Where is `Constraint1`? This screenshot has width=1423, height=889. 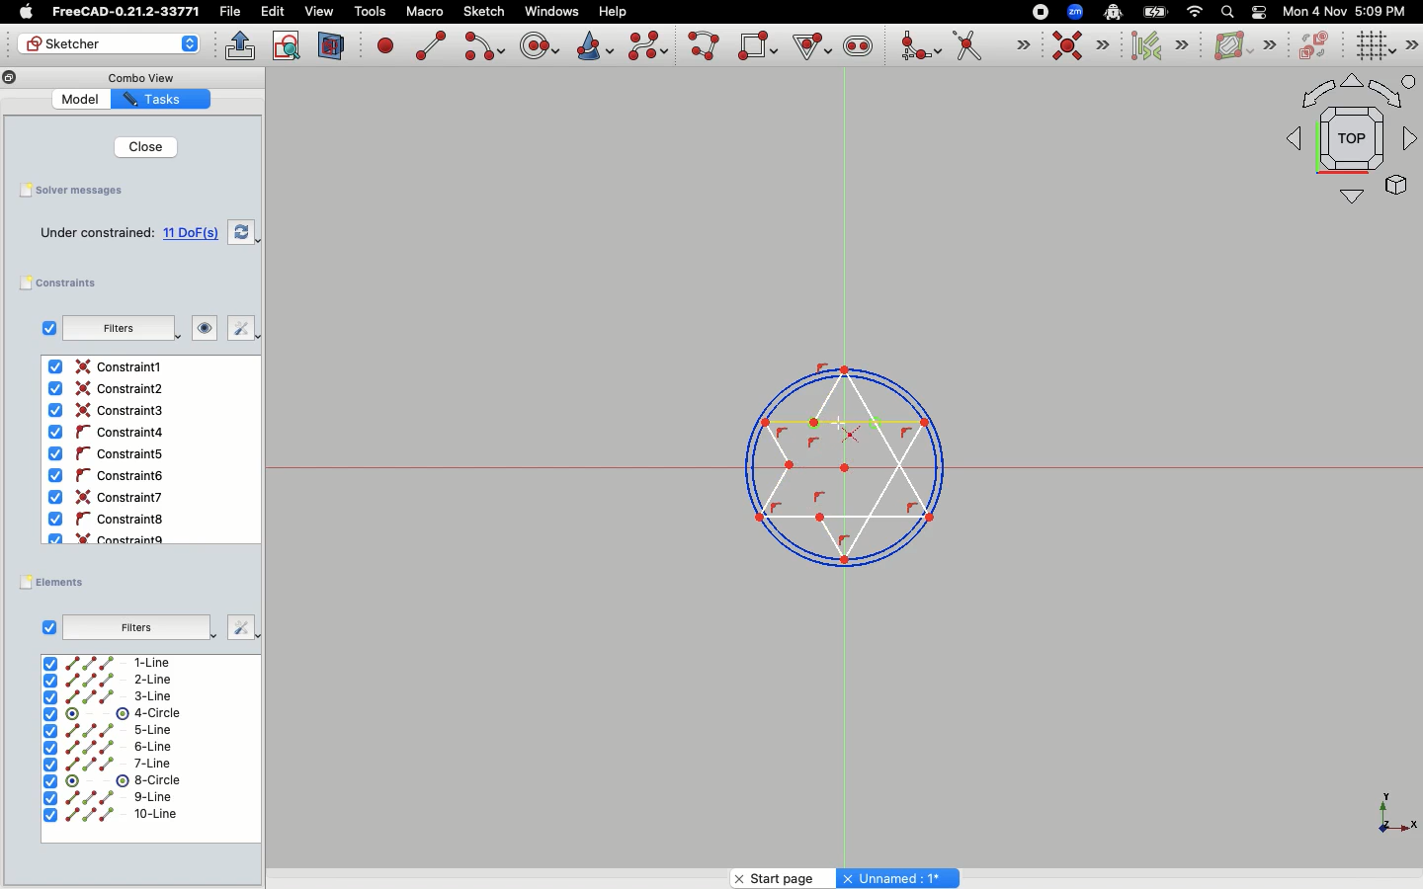 Constraint1 is located at coordinates (109, 367).